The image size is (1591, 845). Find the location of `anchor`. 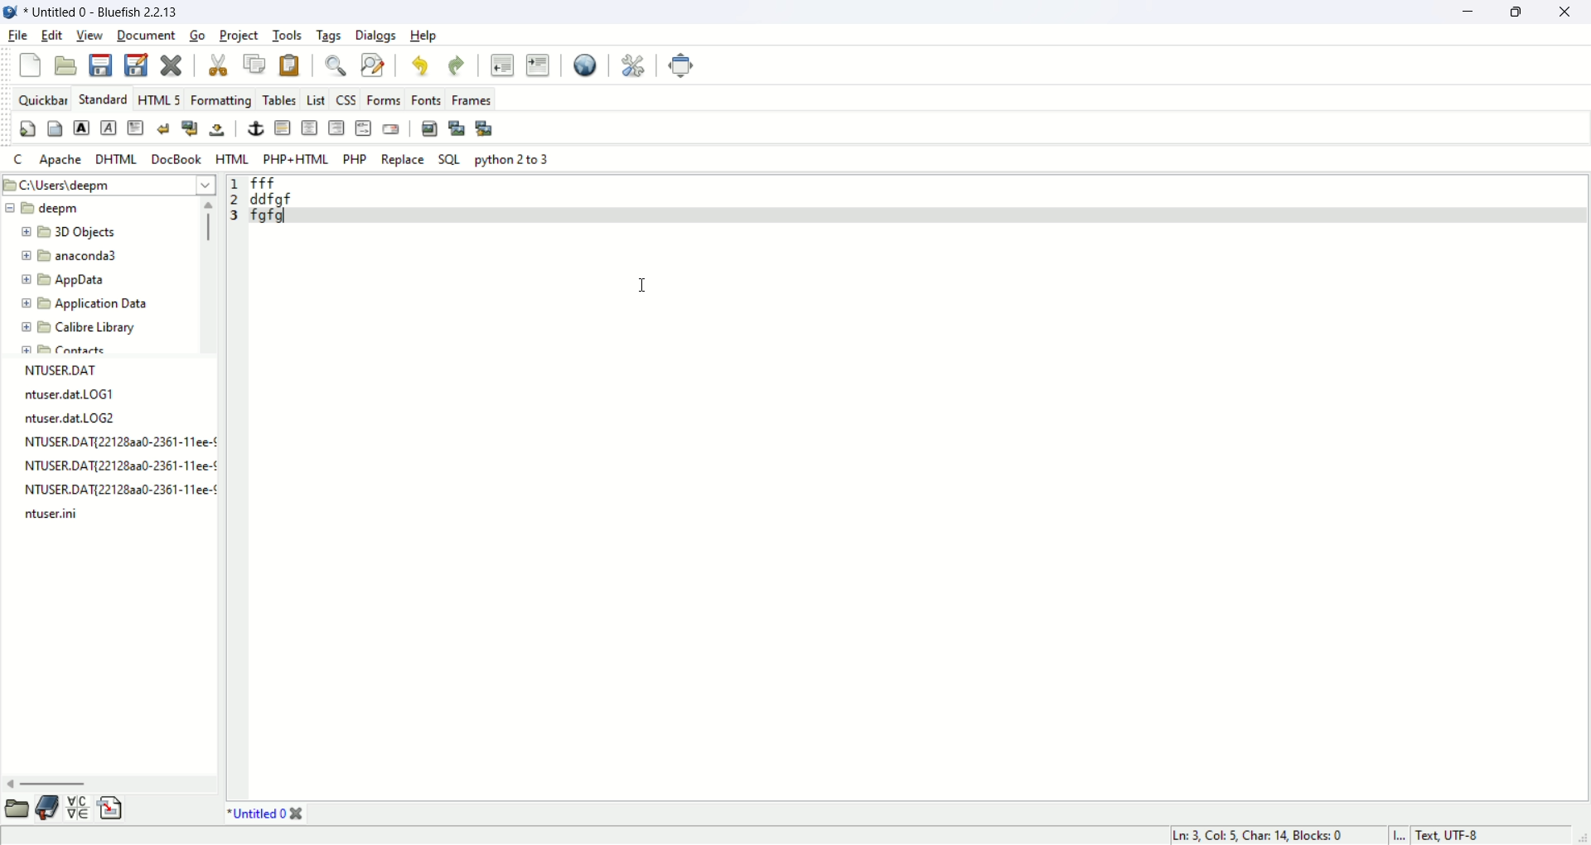

anchor is located at coordinates (253, 130).